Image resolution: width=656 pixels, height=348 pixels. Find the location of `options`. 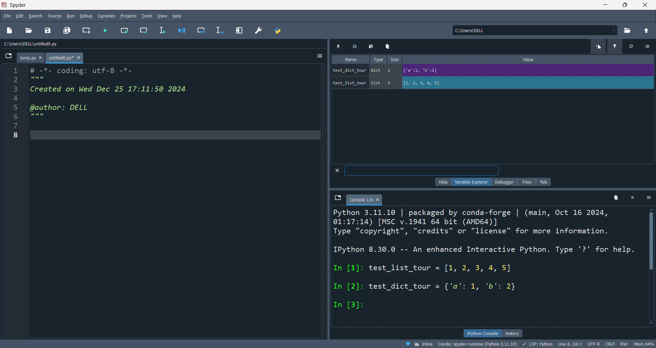

options is located at coordinates (650, 198).